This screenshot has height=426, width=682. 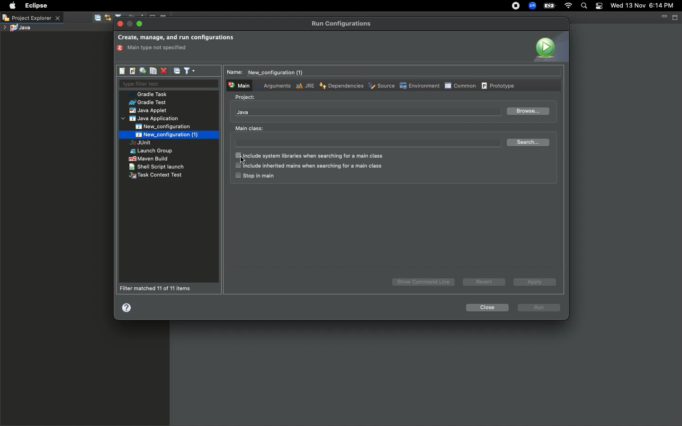 I want to click on icons, so click(x=102, y=18).